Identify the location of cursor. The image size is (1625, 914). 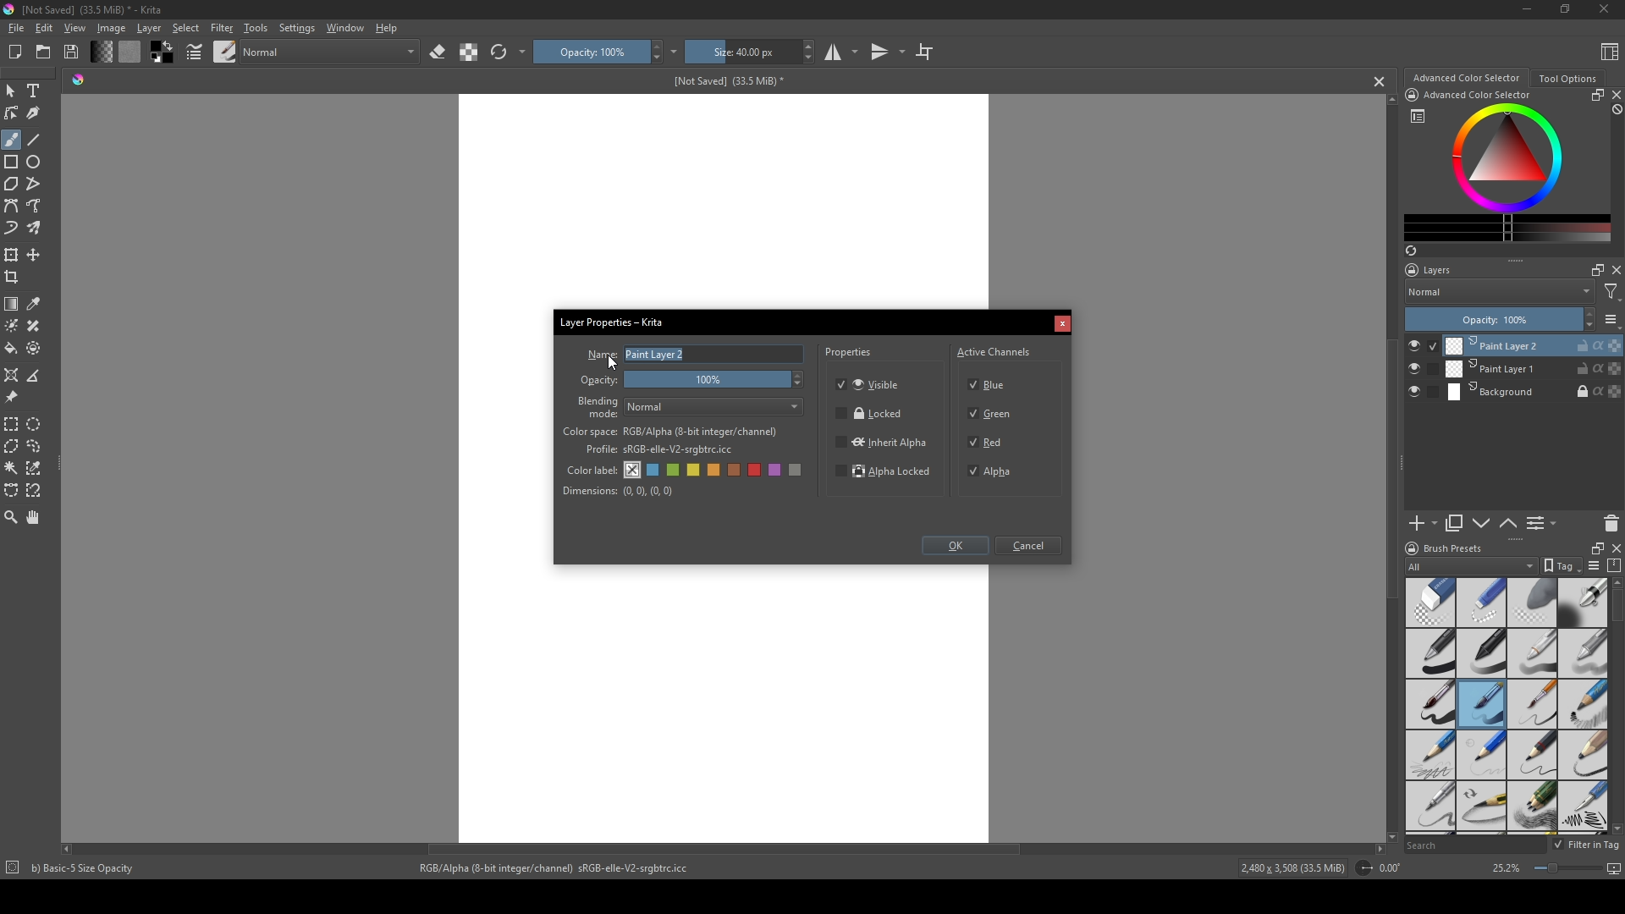
(614, 361).